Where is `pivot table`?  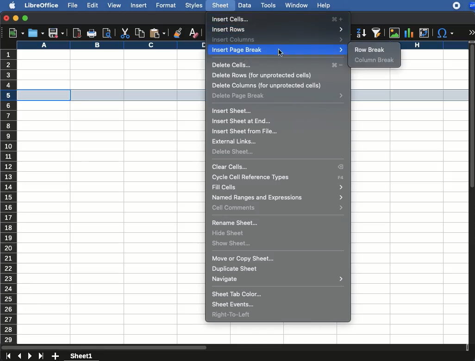 pivot table is located at coordinates (423, 32).